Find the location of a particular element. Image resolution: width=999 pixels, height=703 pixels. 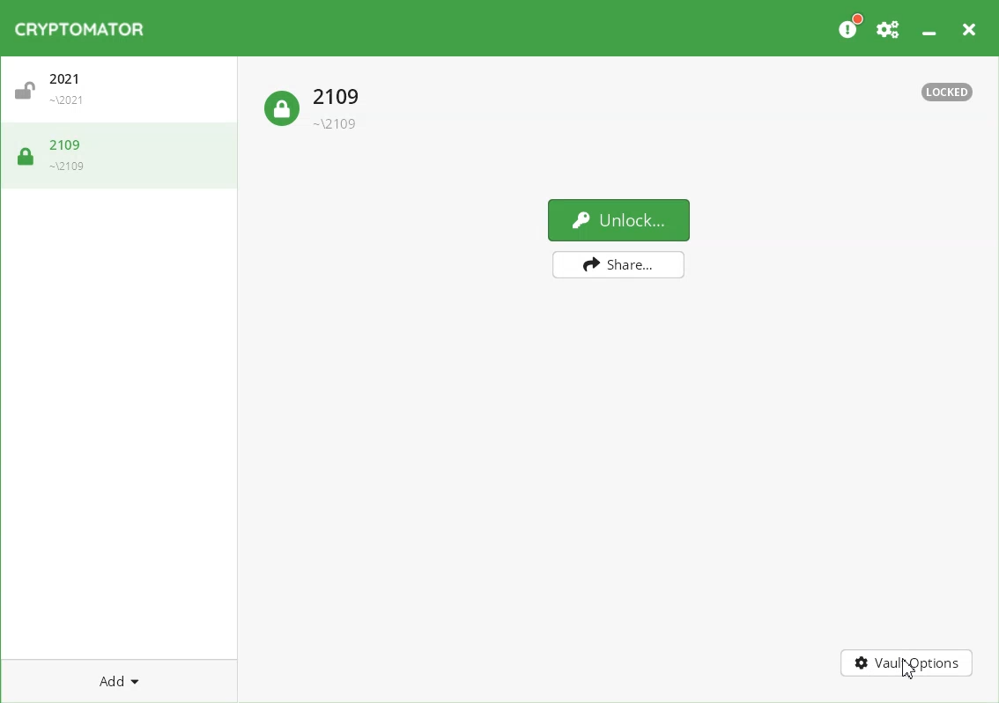

Vault Options is located at coordinates (908, 664).